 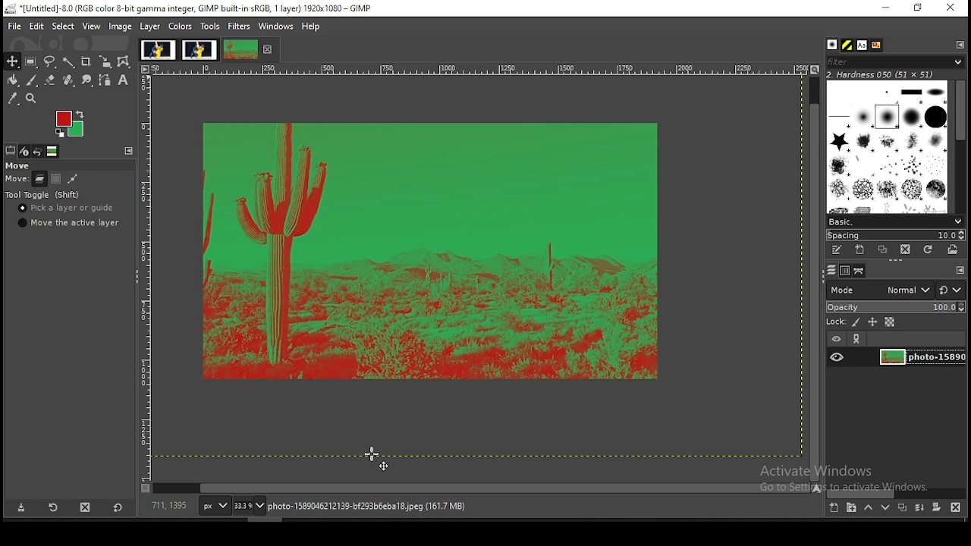 What do you see at coordinates (240, 28) in the screenshot?
I see `filters` at bounding box center [240, 28].